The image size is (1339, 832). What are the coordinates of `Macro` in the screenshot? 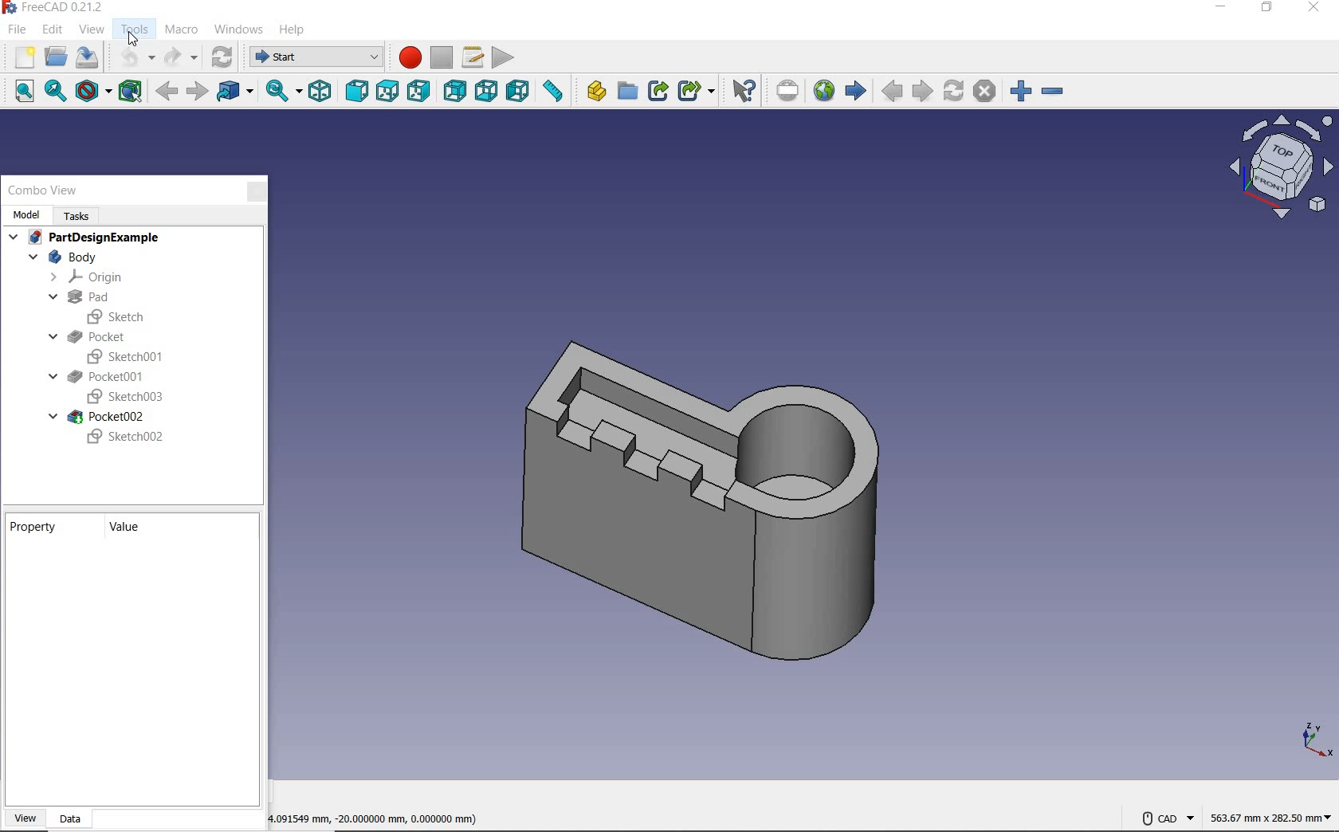 It's located at (181, 27).